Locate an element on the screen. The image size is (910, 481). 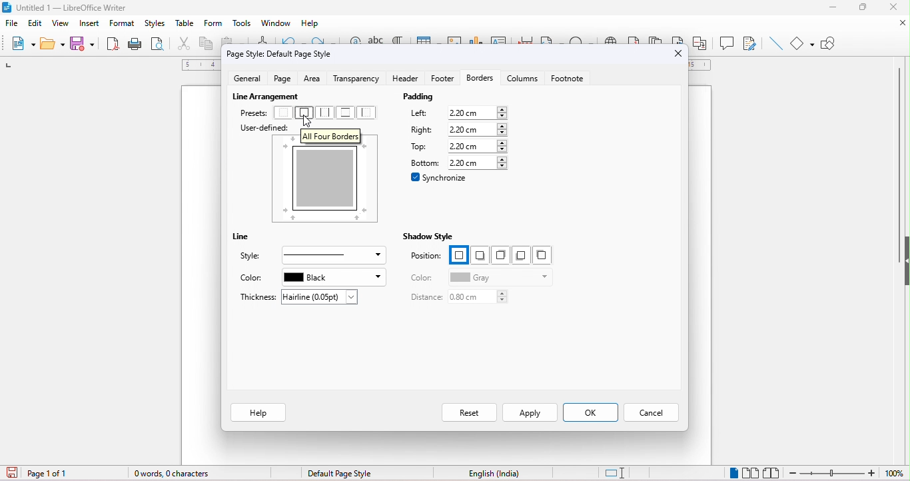
close is located at coordinates (897, 7).